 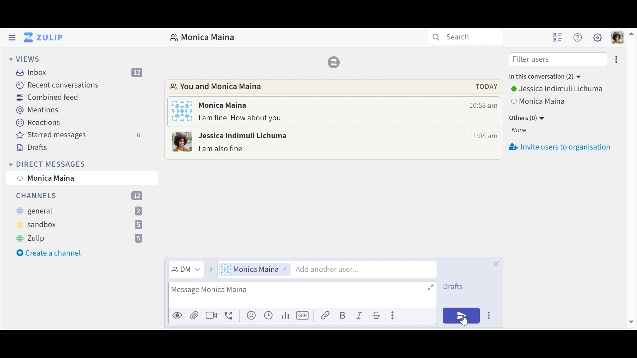 What do you see at coordinates (82, 73) in the screenshot?
I see `Inbox` at bounding box center [82, 73].